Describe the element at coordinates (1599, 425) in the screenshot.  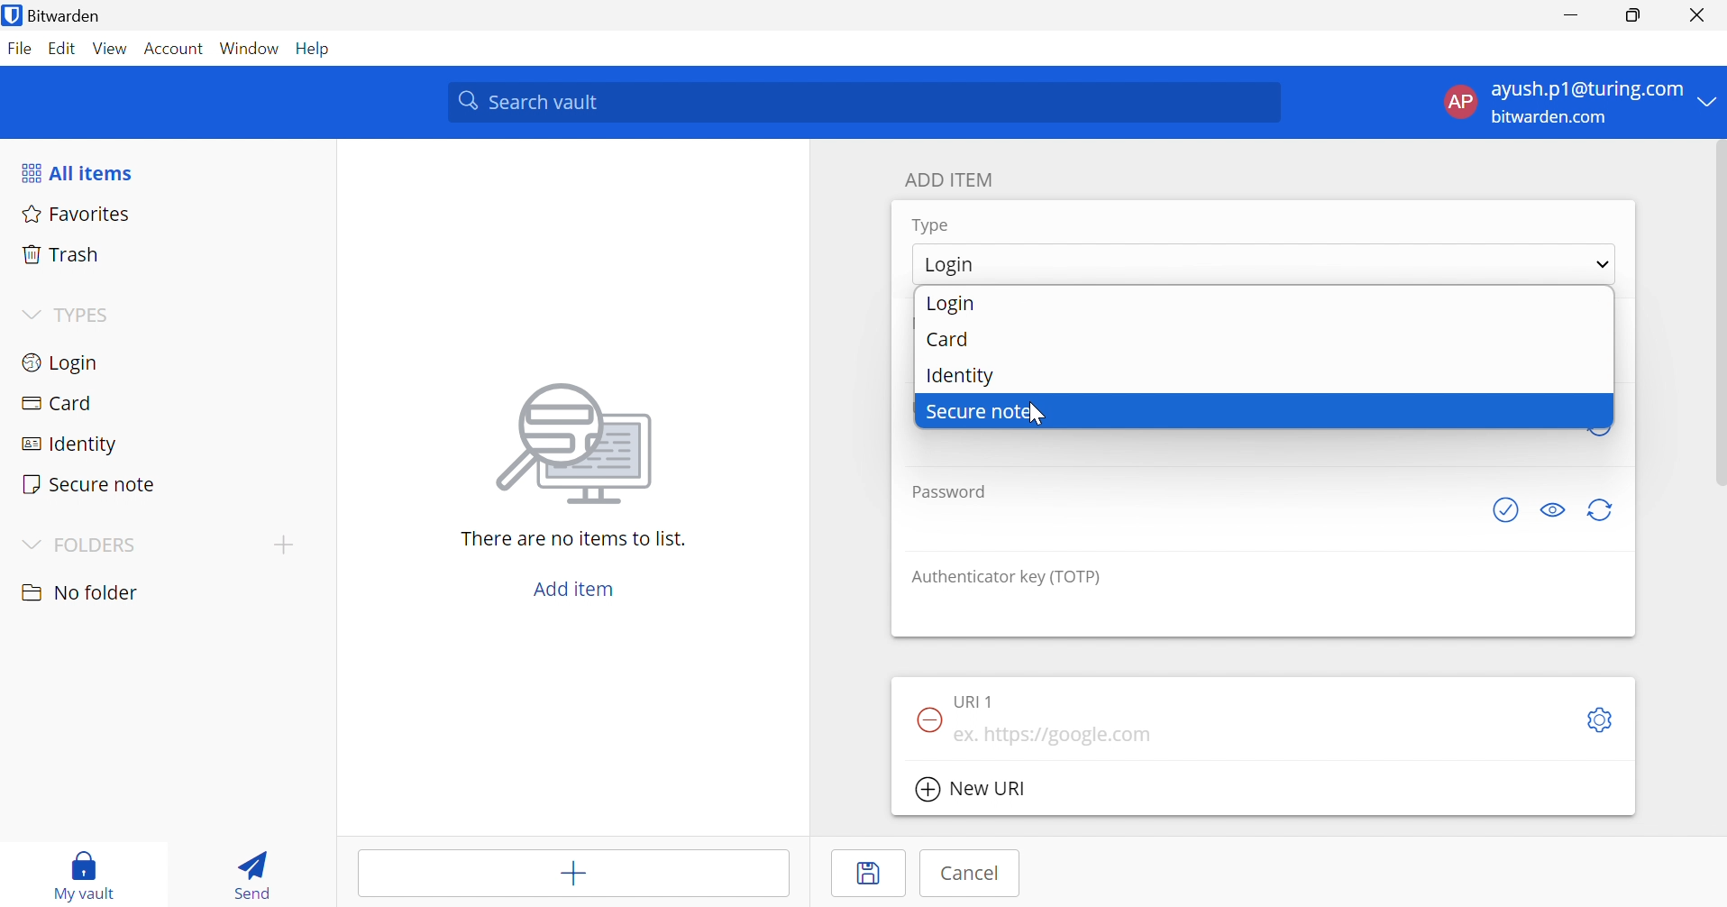
I see `Generate username` at that location.